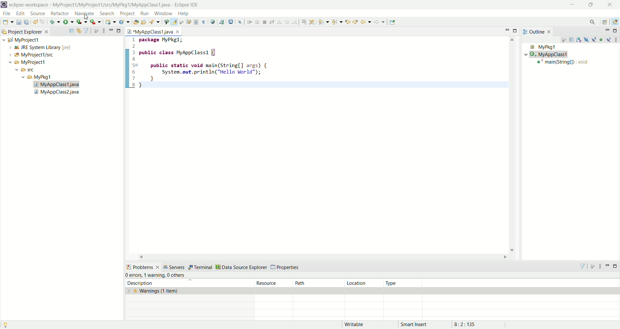 The image size is (620, 329). I want to click on show whitespace character, so click(204, 23).